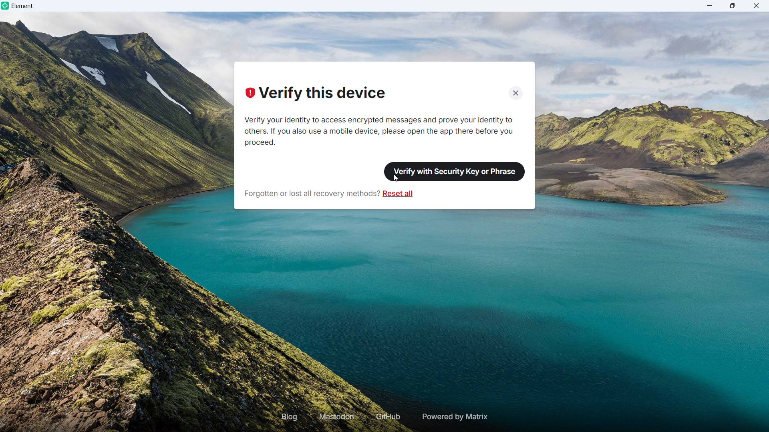  What do you see at coordinates (387, 417) in the screenshot?
I see `GIT hub ` at bounding box center [387, 417].